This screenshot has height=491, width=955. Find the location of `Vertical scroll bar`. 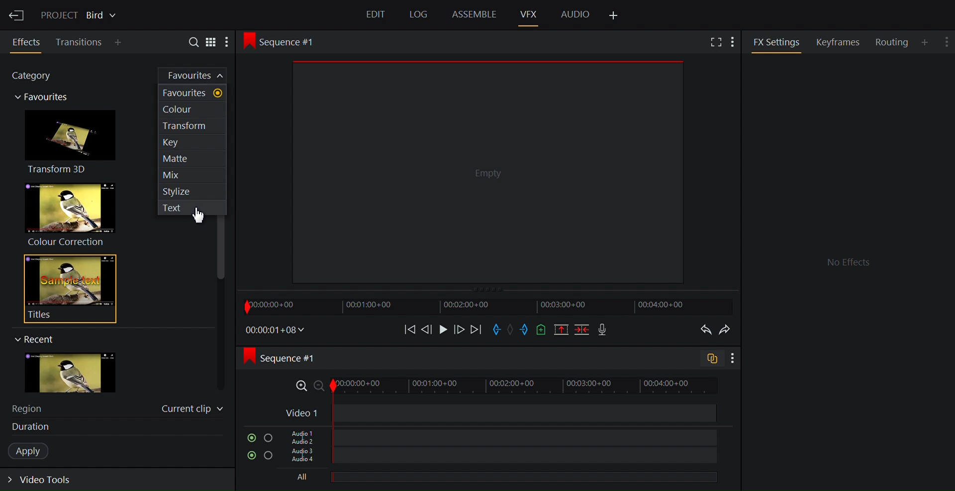

Vertical scroll bar is located at coordinates (222, 248).